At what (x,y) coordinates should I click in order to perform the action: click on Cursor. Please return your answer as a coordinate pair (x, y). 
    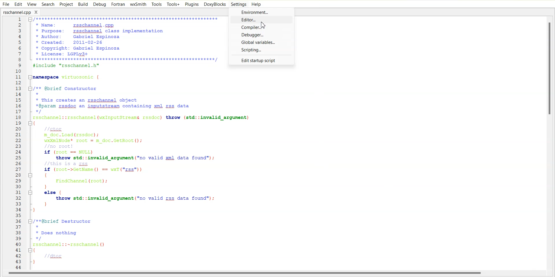
    Looking at the image, I should click on (265, 25).